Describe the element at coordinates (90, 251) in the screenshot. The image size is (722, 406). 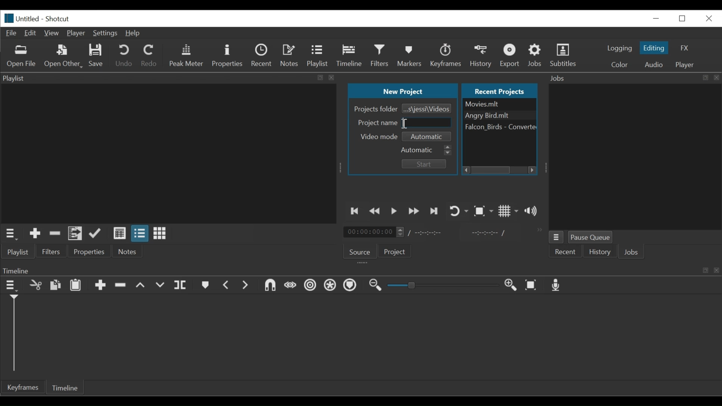
I see `Properties` at that location.